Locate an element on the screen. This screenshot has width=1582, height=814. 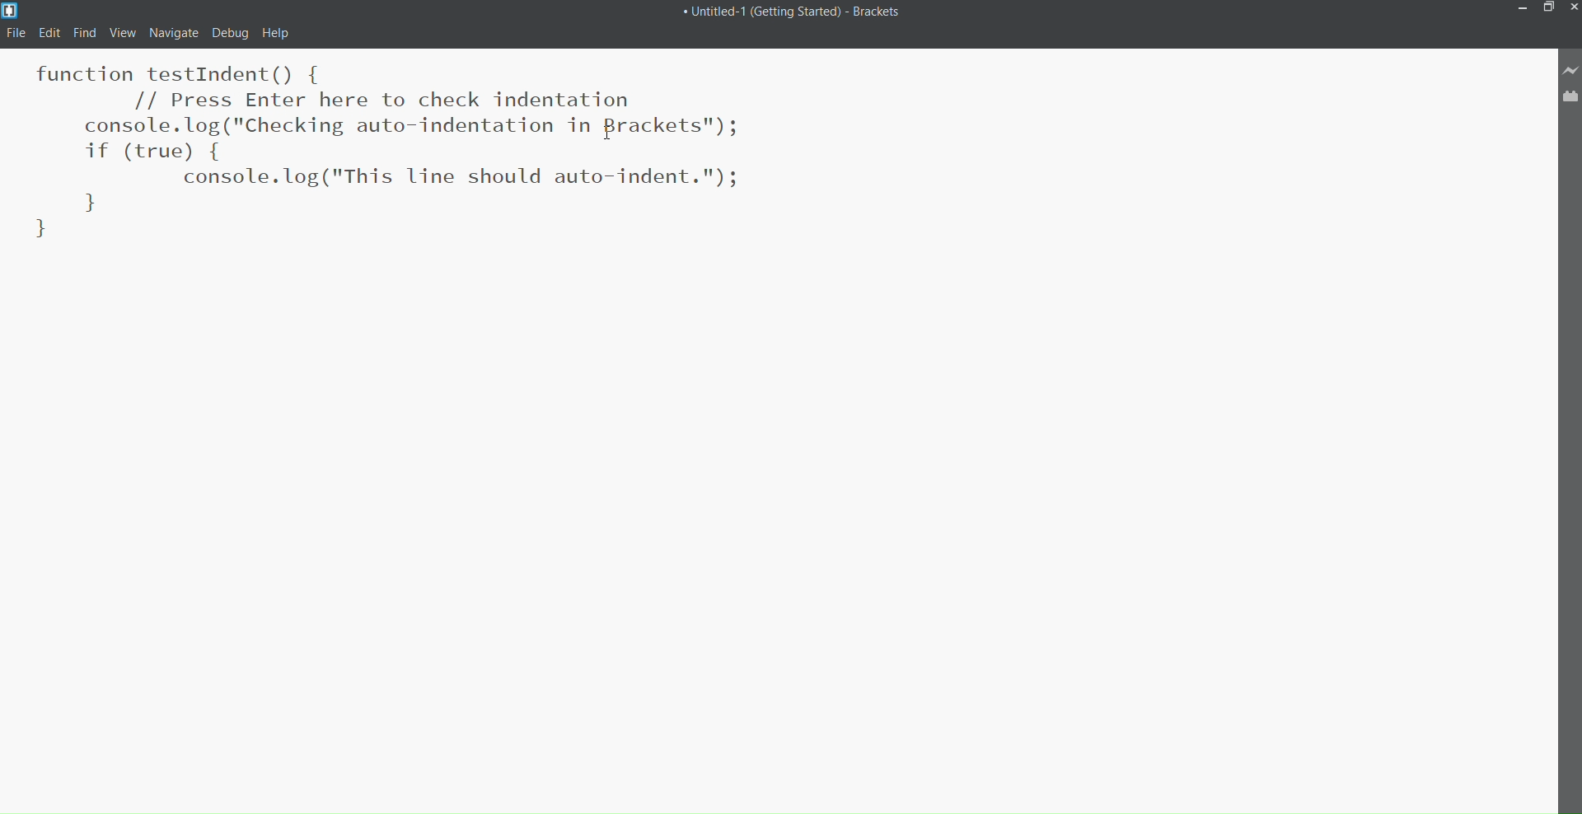
Find is located at coordinates (82, 32).